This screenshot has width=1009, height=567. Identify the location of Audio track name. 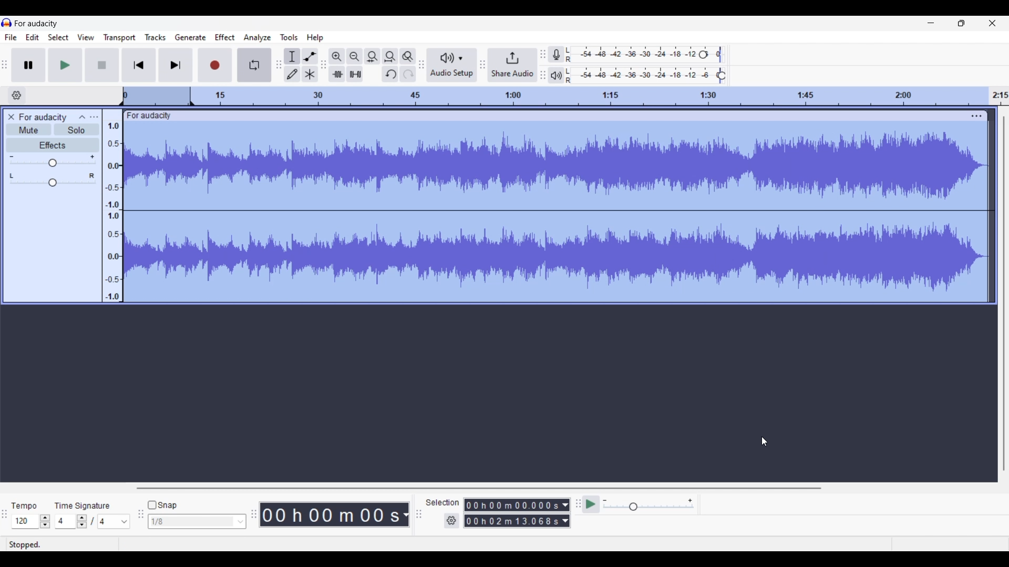
(43, 118).